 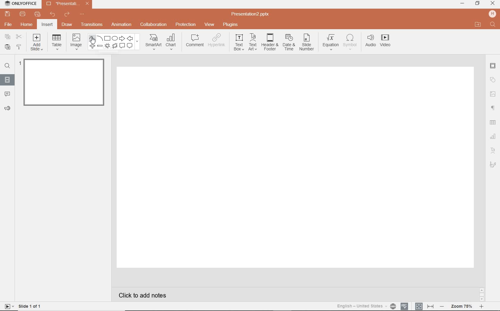 I want to click on VIEW, so click(x=210, y=24).